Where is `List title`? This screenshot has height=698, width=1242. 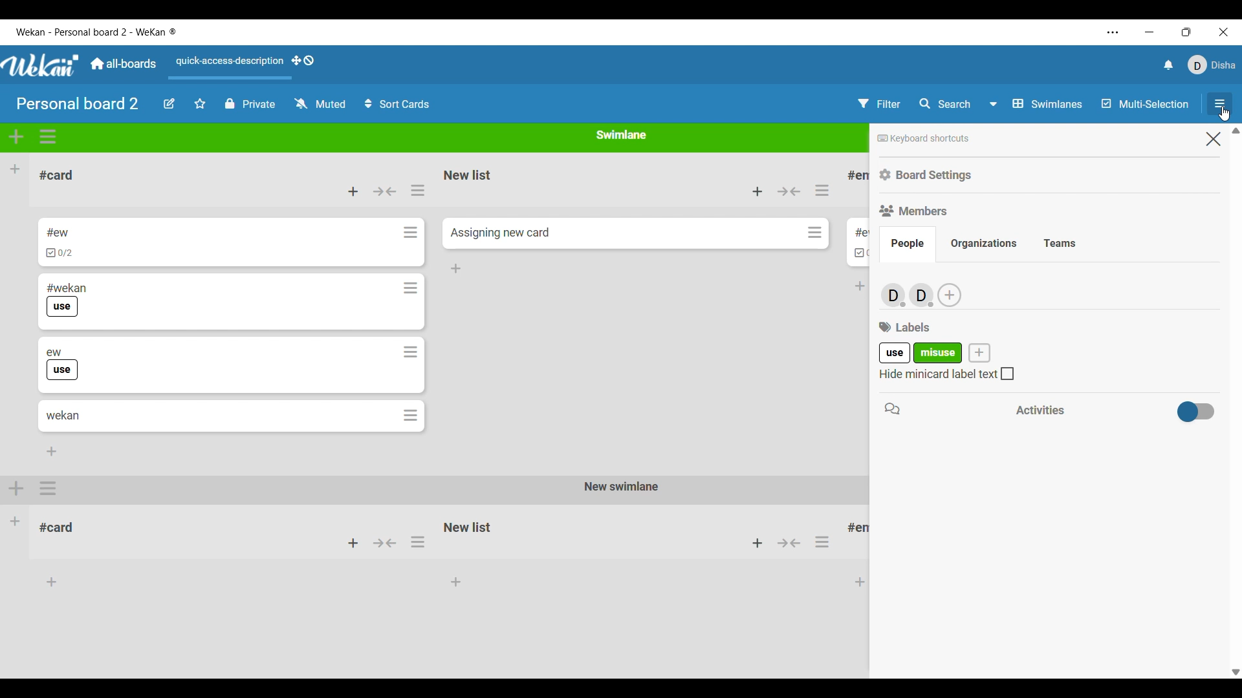 List title is located at coordinates (56, 175).